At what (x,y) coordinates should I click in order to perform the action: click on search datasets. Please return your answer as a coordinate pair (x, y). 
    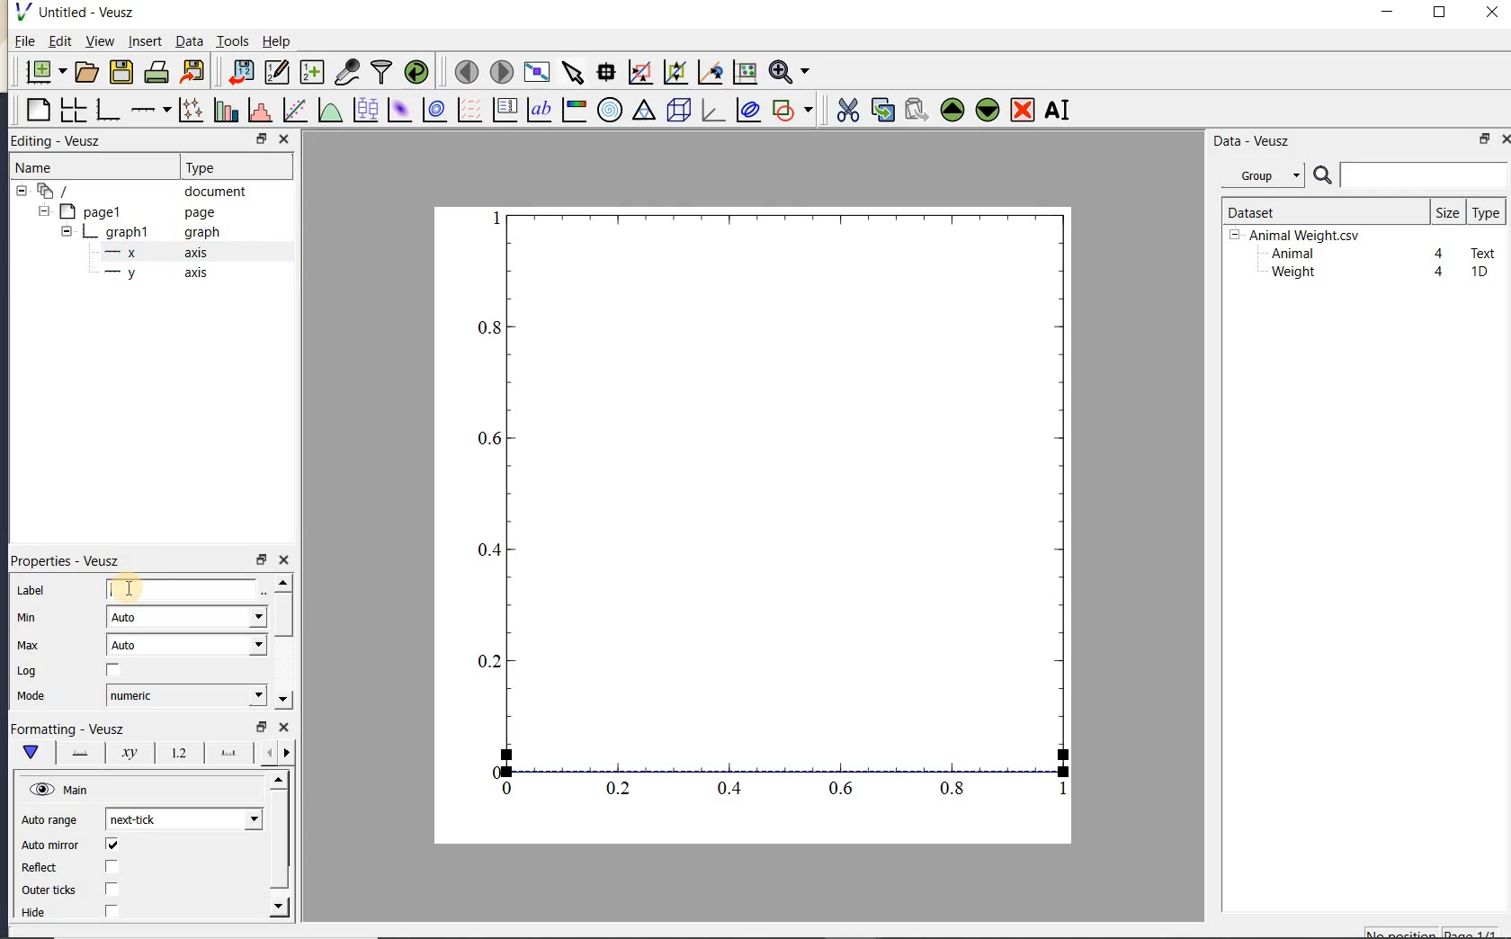
    Looking at the image, I should click on (1410, 175).